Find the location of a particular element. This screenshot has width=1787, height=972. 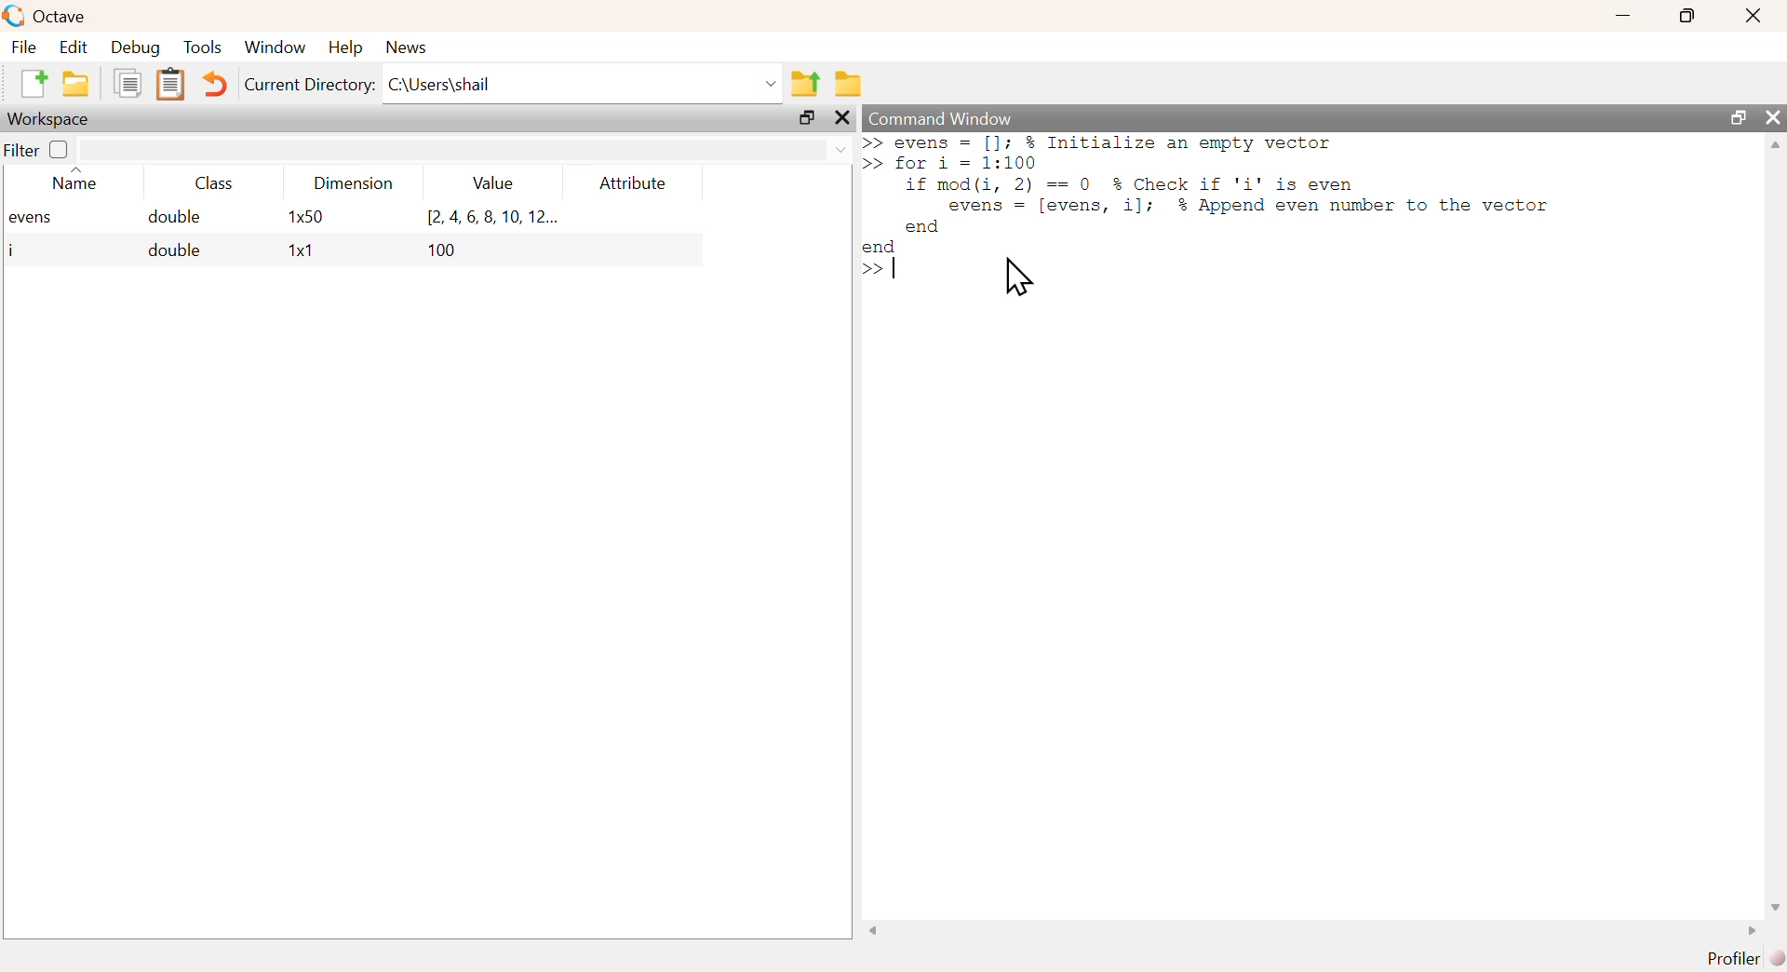

undo is located at coordinates (216, 88).